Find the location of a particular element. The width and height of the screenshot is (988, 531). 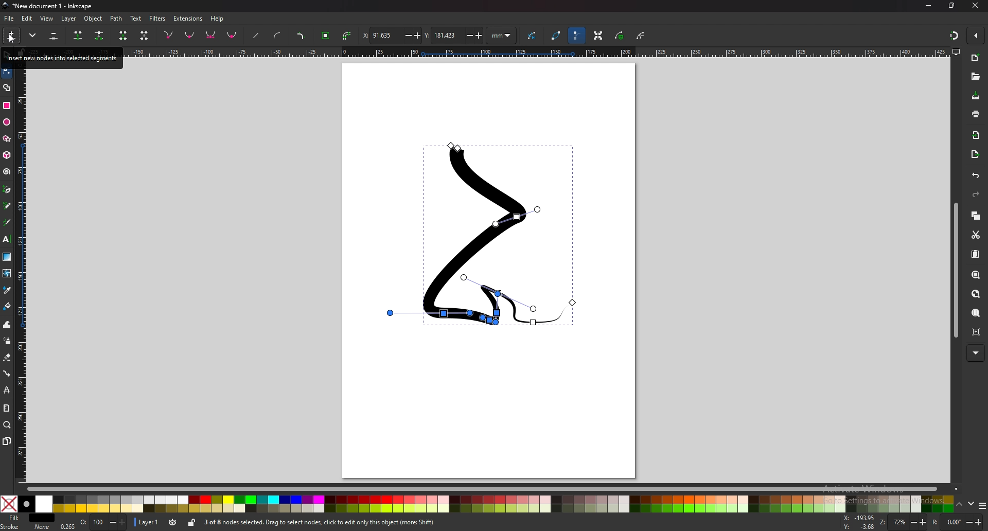

insert new nodes is located at coordinates (12, 36).